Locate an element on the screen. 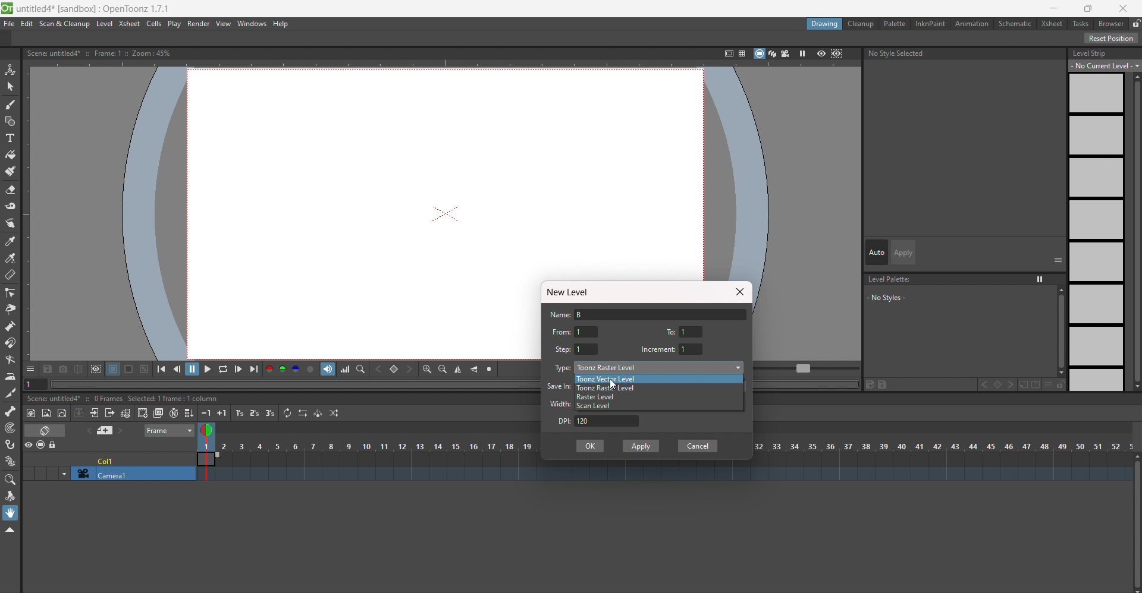 Image resolution: width=1142 pixels, height=593 pixels. 1 is located at coordinates (587, 349).